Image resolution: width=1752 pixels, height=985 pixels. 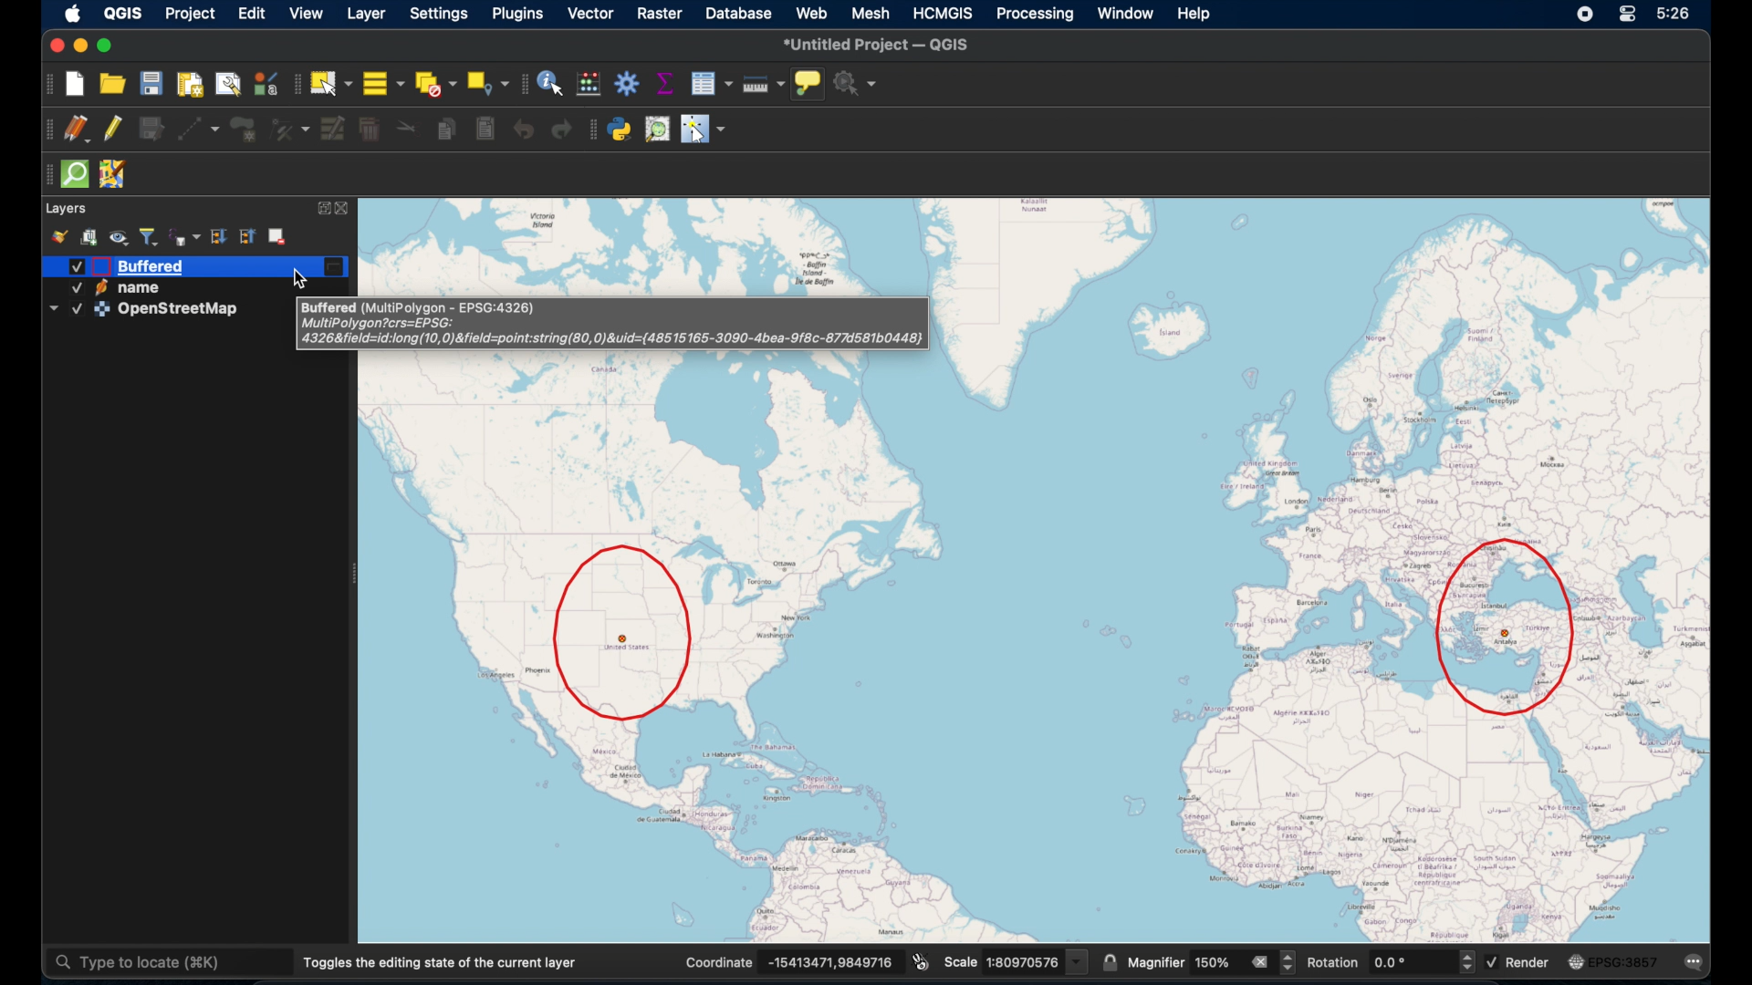 I want to click on style manager, so click(x=266, y=82).